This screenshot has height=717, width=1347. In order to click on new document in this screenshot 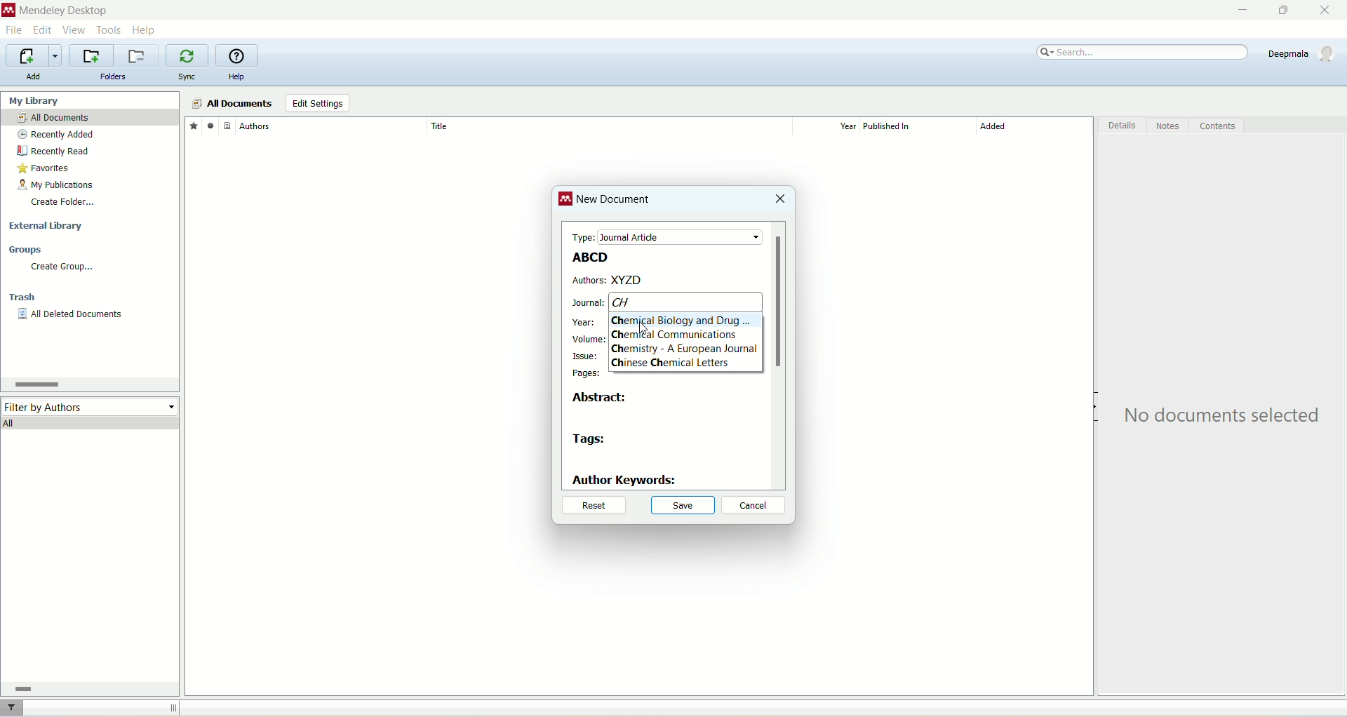, I will do `click(615, 202)`.